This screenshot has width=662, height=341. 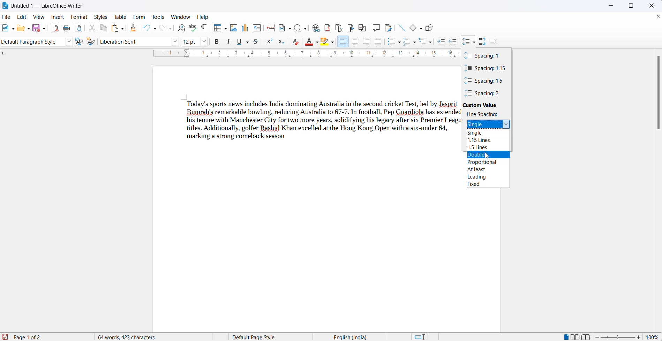 What do you see at coordinates (154, 29) in the screenshot?
I see `undo options` at bounding box center [154, 29].